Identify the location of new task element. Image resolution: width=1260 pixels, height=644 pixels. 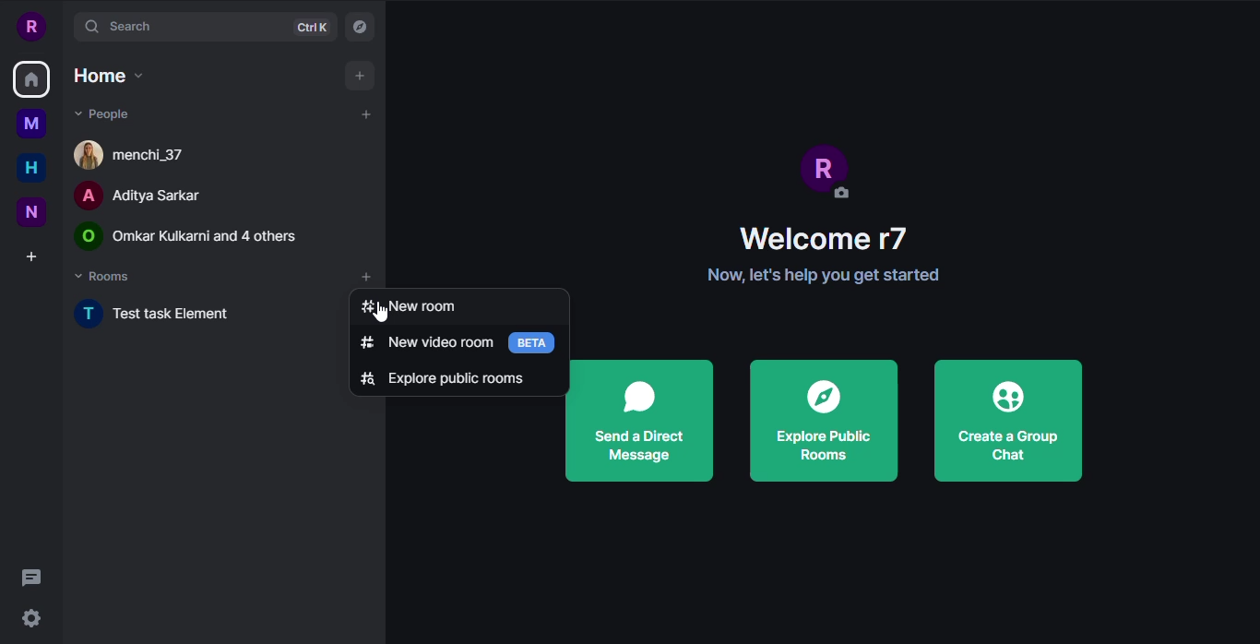
(160, 313).